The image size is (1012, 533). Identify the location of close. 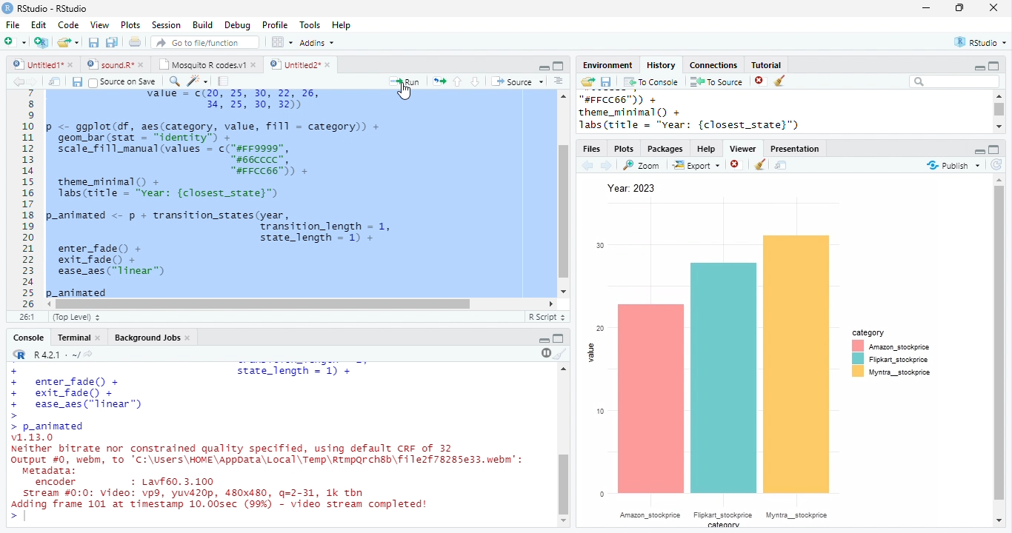
(993, 7).